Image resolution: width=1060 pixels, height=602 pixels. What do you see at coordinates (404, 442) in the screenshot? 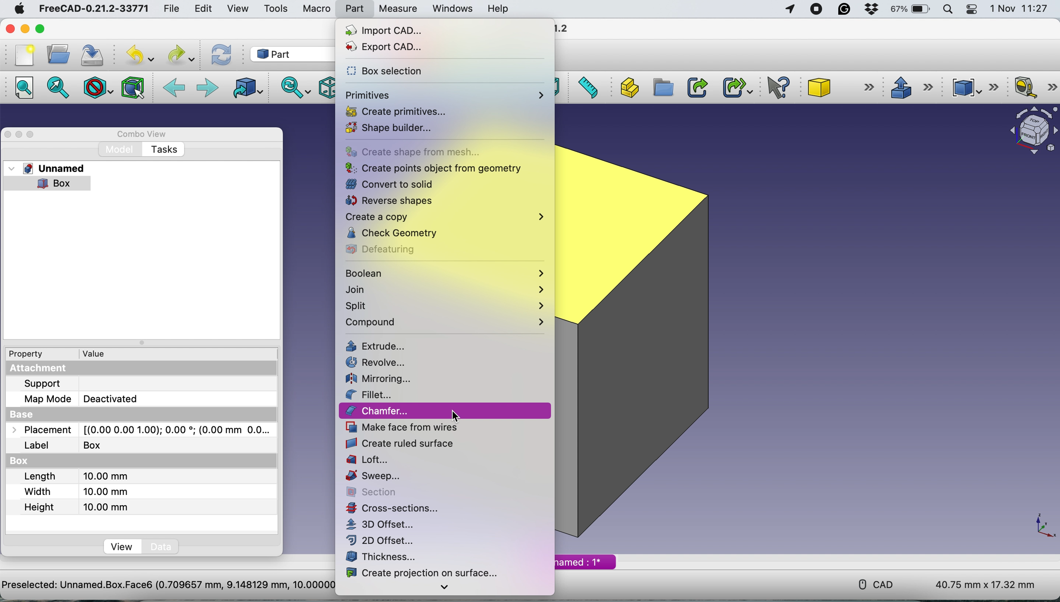
I see `create ruled surface` at bounding box center [404, 442].